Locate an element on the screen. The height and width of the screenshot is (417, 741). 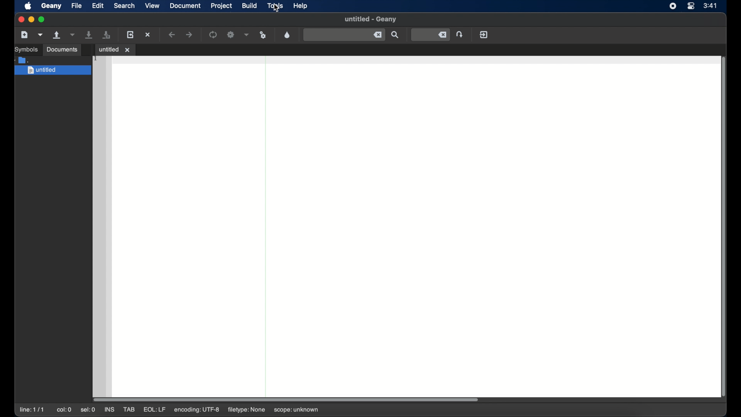
close is located at coordinates (20, 20).